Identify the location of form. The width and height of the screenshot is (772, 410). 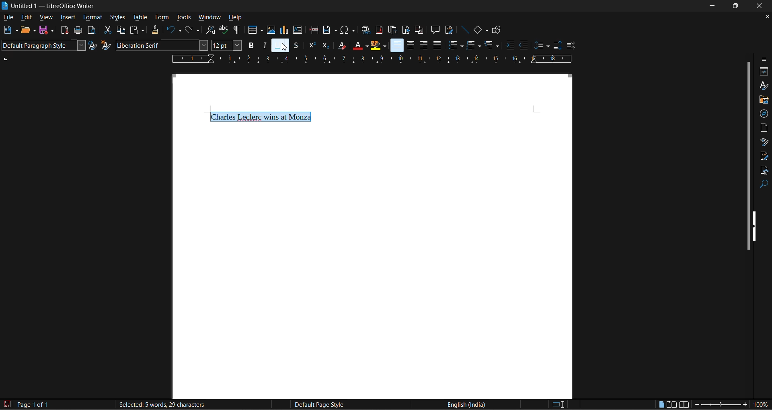
(163, 18).